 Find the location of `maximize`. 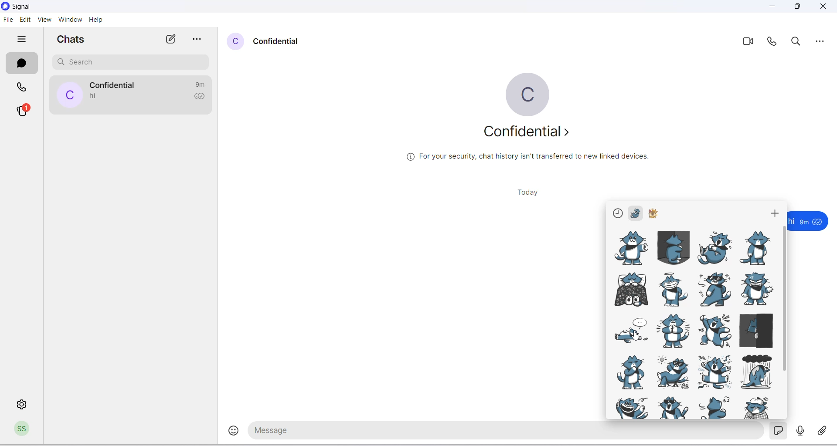

maximize is located at coordinates (800, 8).